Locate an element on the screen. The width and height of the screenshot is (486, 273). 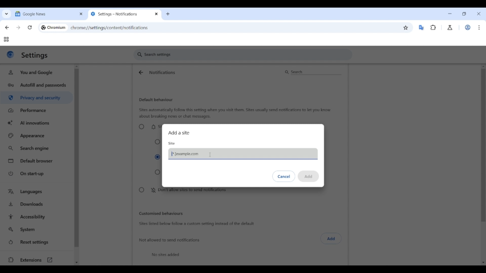
Chrome labs is located at coordinates (450, 28).